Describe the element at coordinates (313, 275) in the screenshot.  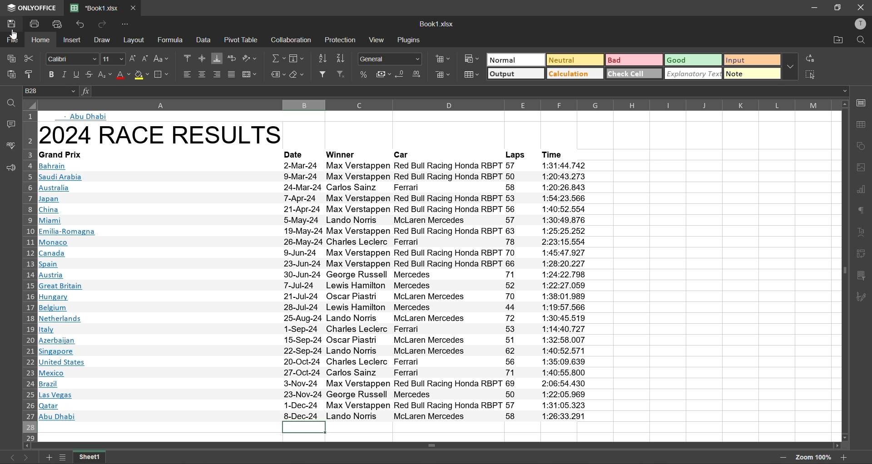
I see `Austria 30-Jun-24 George Russell Mercedes 71 1:24:22.798` at that location.